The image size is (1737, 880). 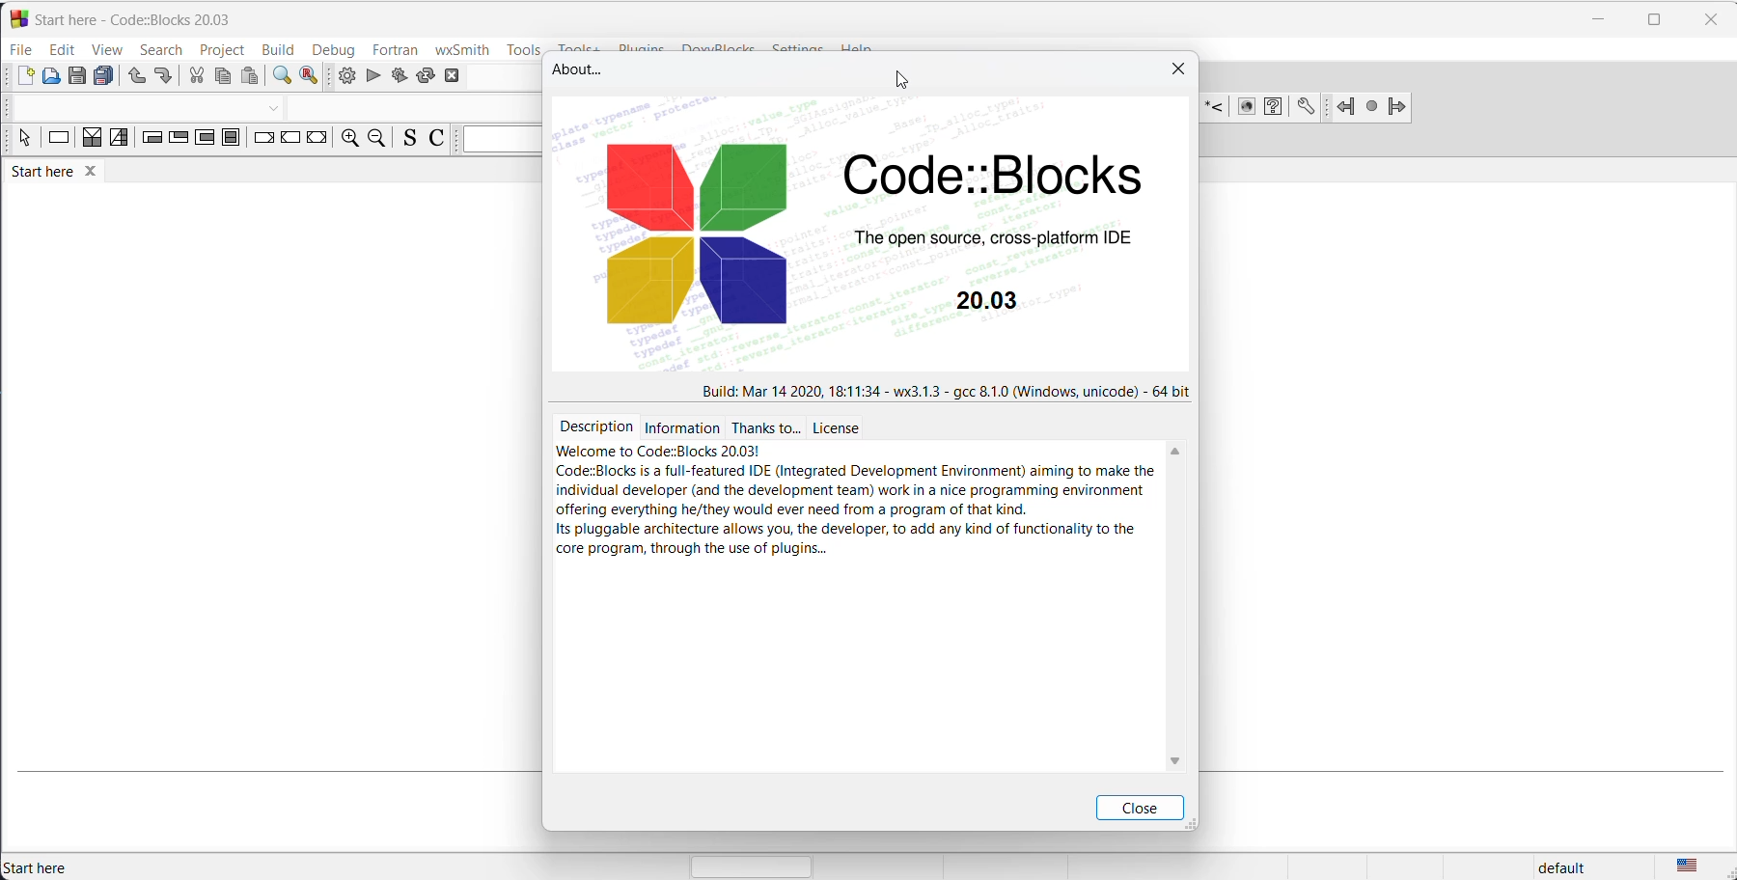 What do you see at coordinates (312, 78) in the screenshot?
I see `replace` at bounding box center [312, 78].